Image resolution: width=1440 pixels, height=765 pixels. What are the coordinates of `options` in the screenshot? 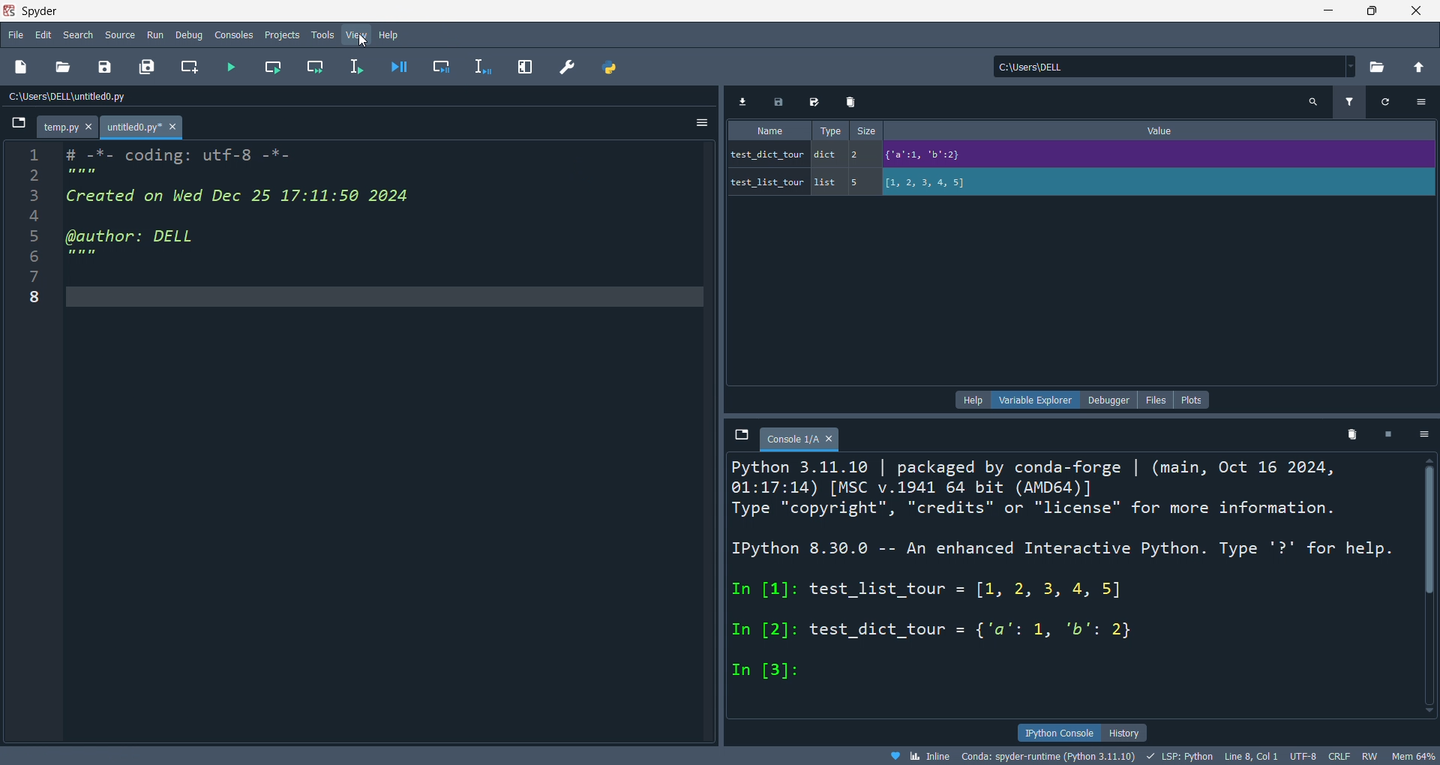 It's located at (697, 124).